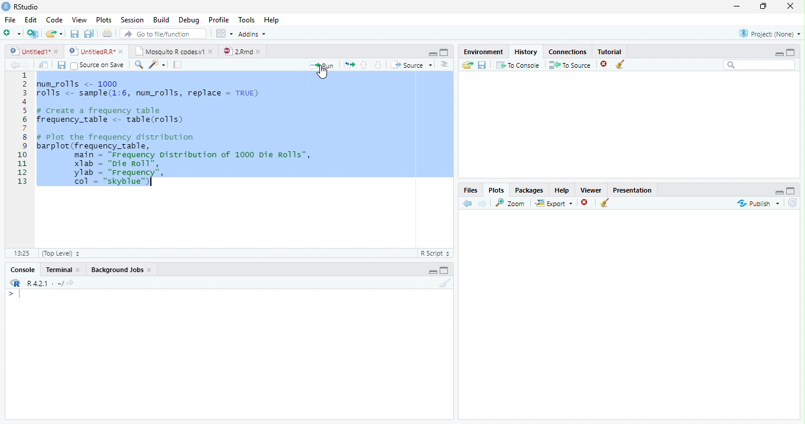  What do you see at coordinates (13, 65) in the screenshot?
I see `Previous Source Location` at bounding box center [13, 65].